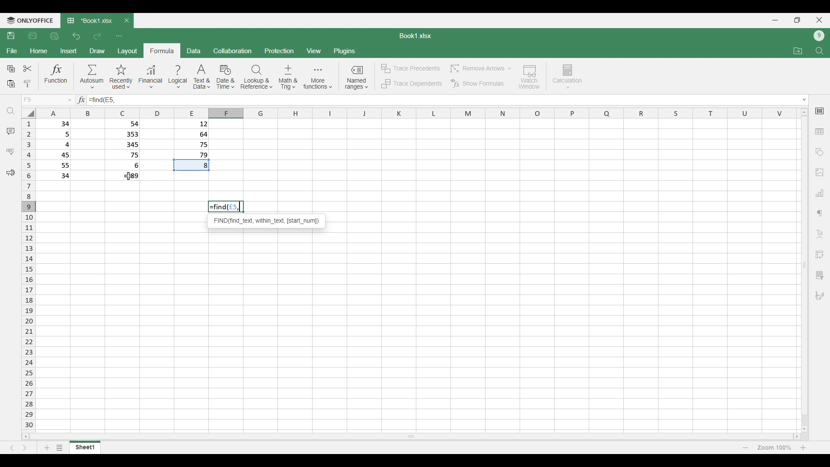 This screenshot has width=830, height=467. What do you see at coordinates (10, 173) in the screenshot?
I see `Feedback and support` at bounding box center [10, 173].